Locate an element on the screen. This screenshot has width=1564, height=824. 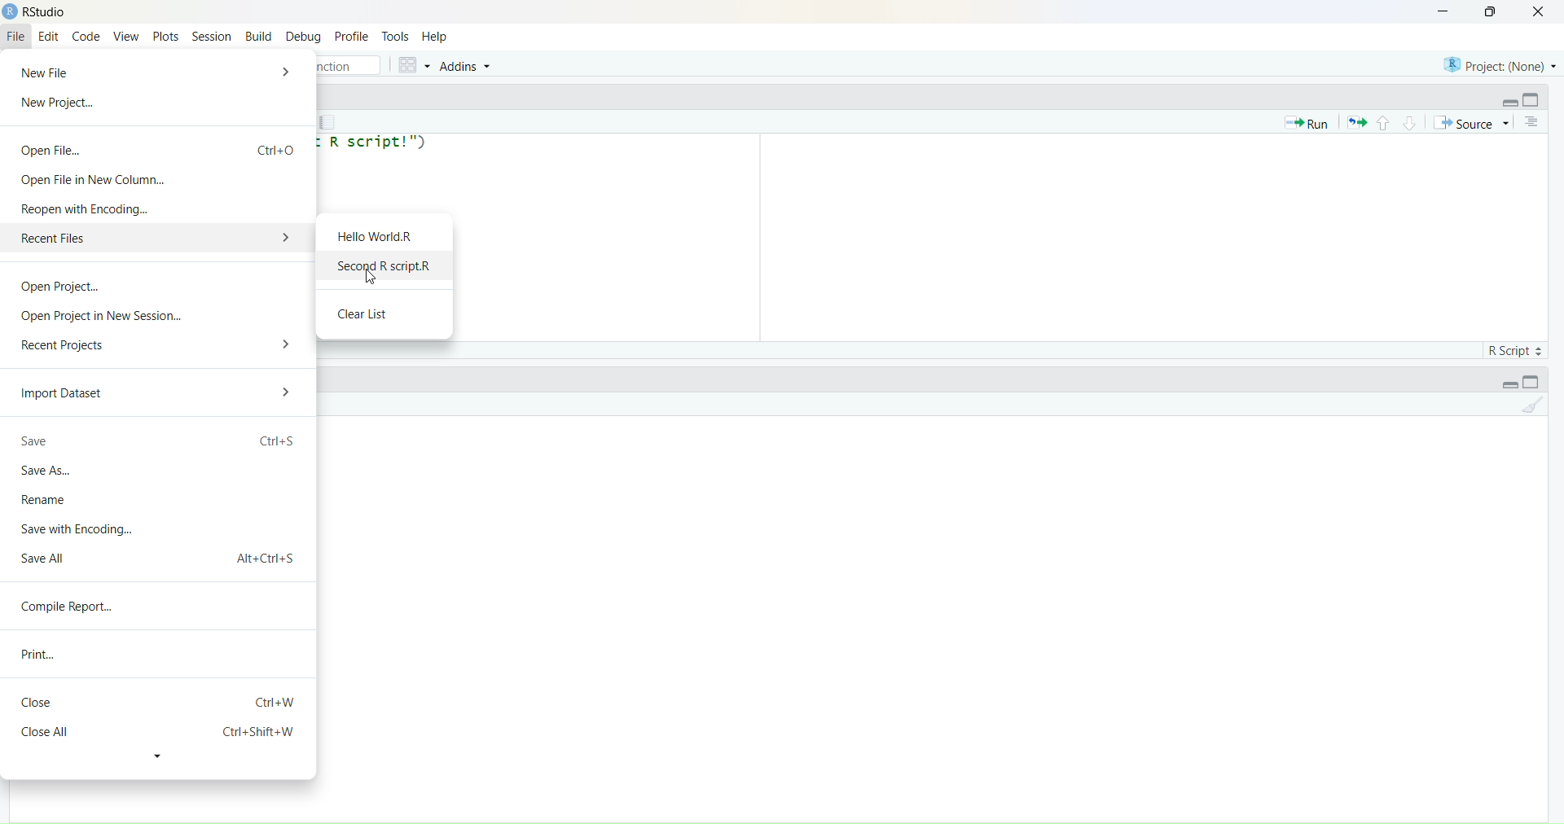
Print... is located at coordinates (43, 654).